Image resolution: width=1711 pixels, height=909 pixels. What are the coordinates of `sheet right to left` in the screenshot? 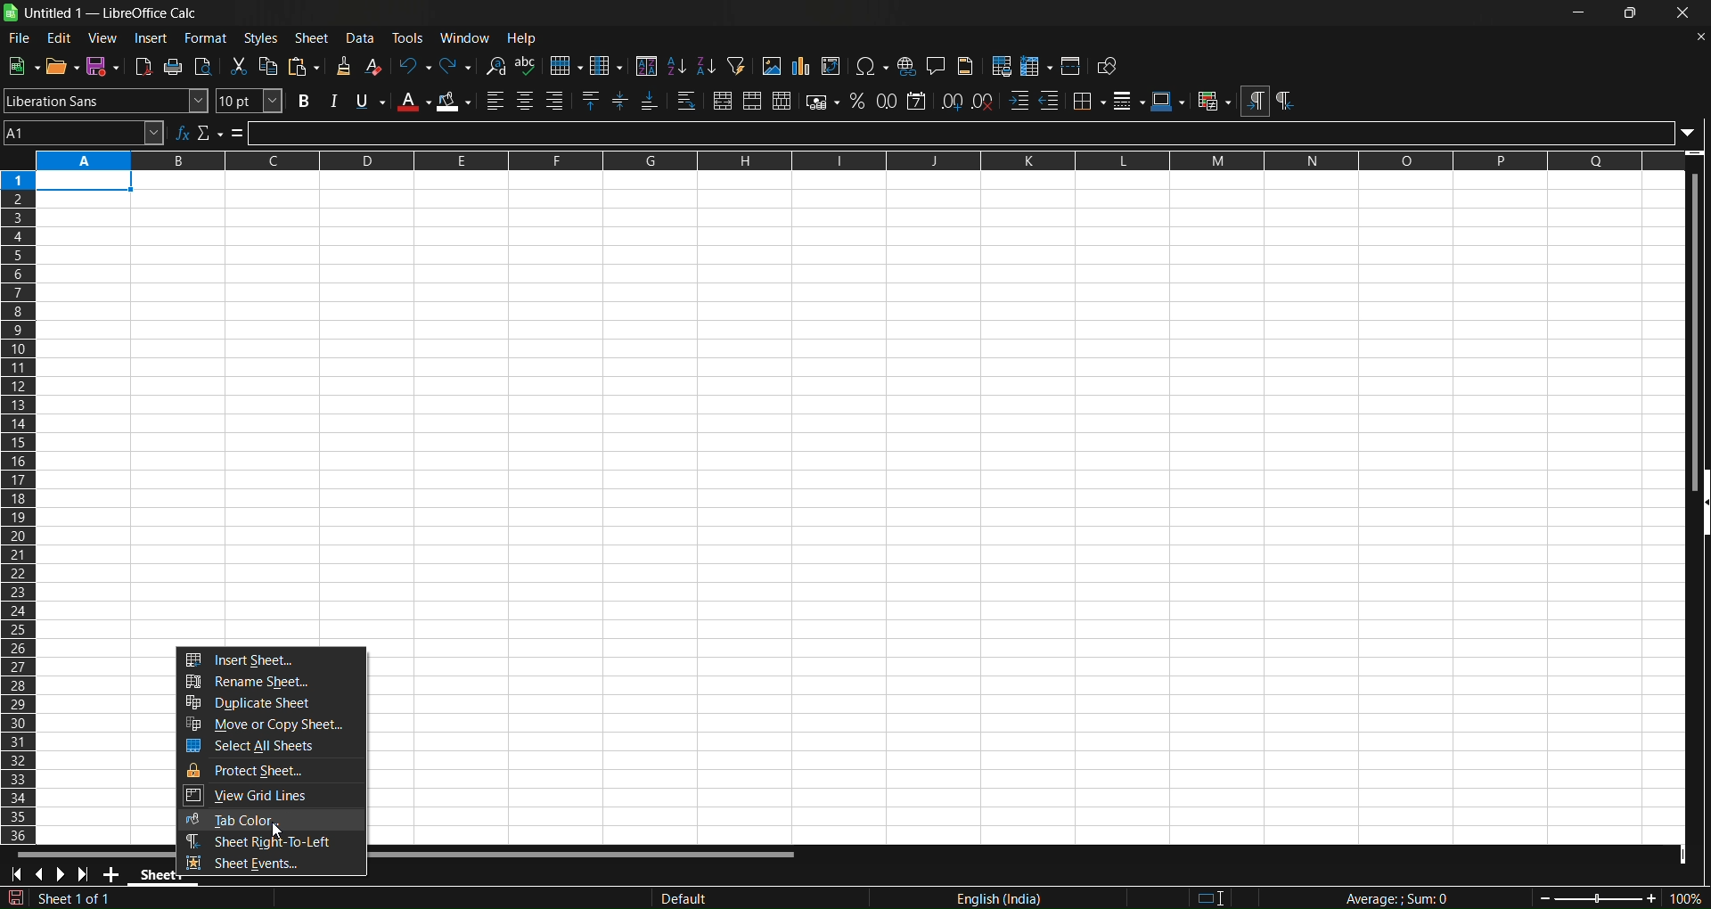 It's located at (270, 843).